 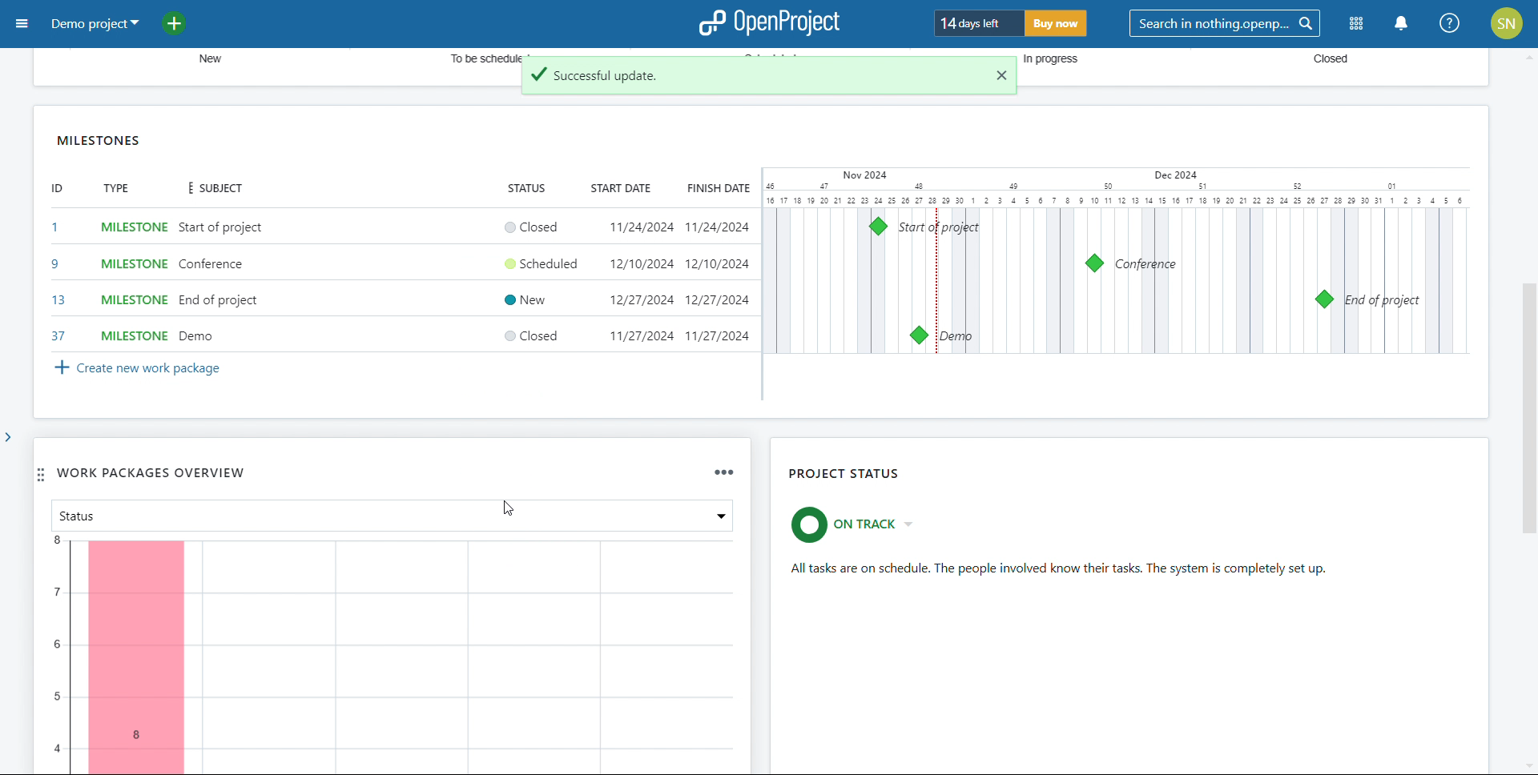 What do you see at coordinates (721, 472) in the screenshot?
I see `options` at bounding box center [721, 472].